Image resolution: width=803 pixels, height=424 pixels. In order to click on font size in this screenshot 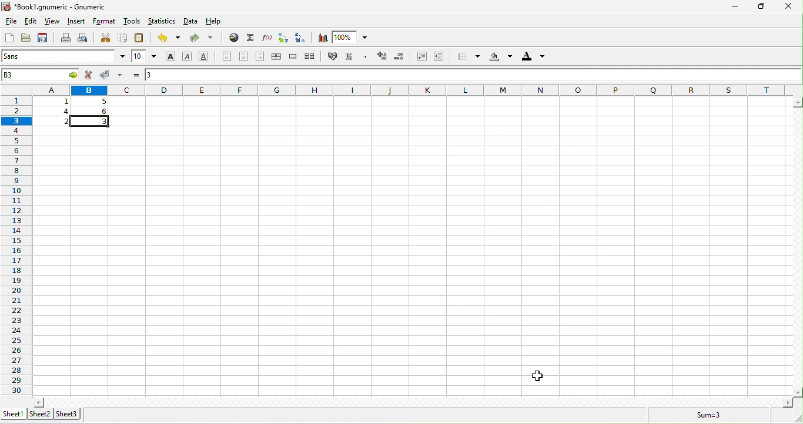, I will do `click(143, 57)`.